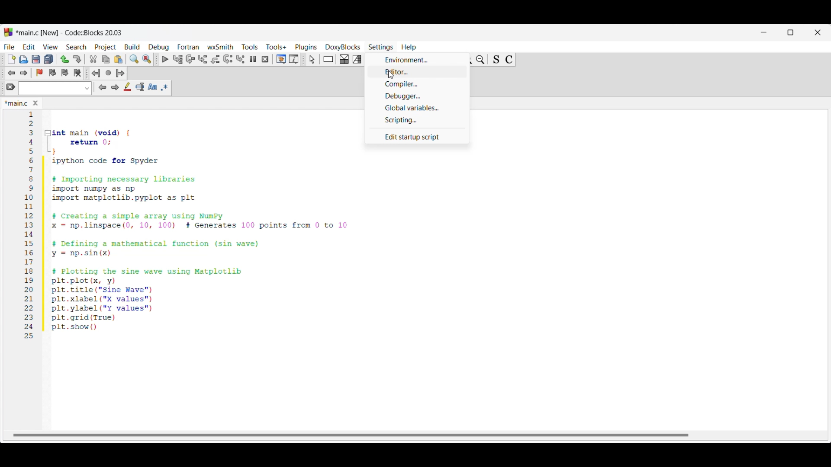 The height and width of the screenshot is (467, 831). I want to click on Copy, so click(106, 60).